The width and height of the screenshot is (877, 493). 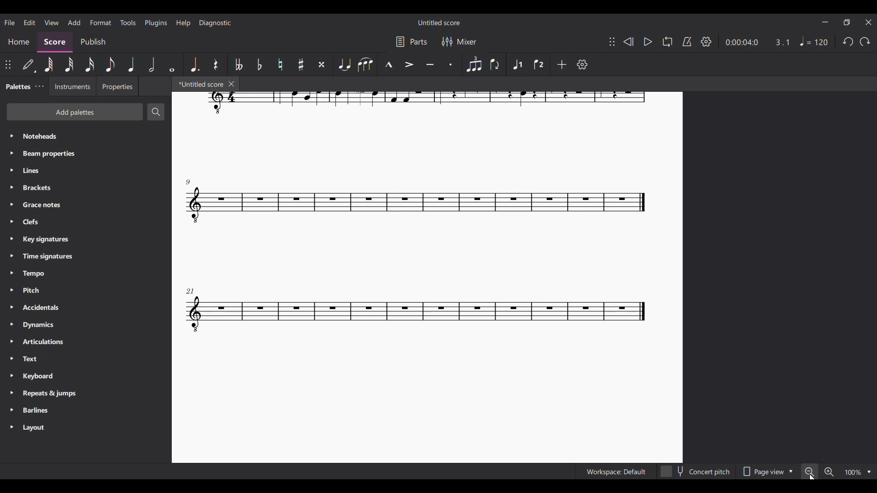 I want to click on Plugins menu, so click(x=156, y=23).